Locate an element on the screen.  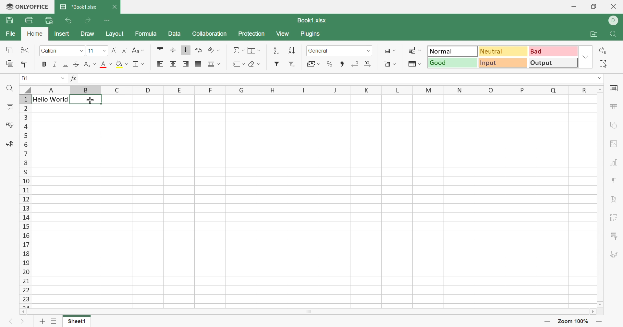
Hello world is located at coordinates (50, 100).